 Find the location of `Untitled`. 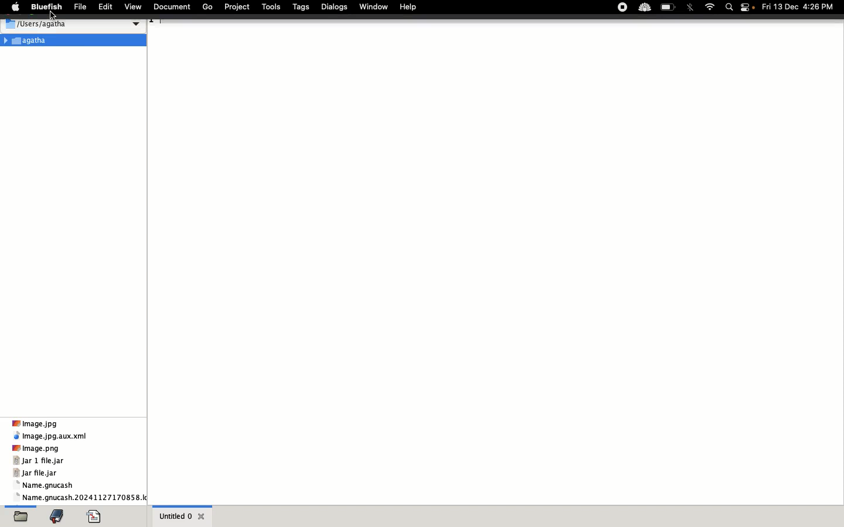

Untitled is located at coordinates (183, 515).